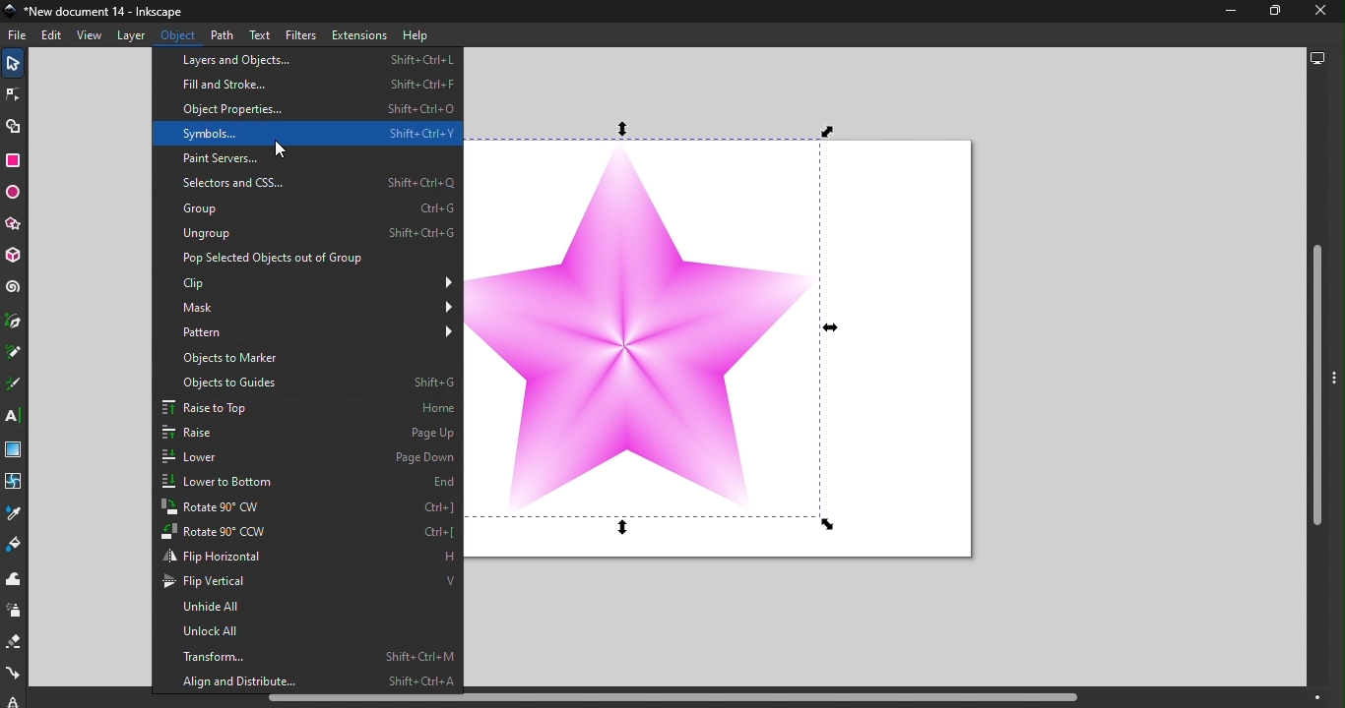 This screenshot has height=708, width=1345. What do you see at coordinates (680, 698) in the screenshot?
I see `Horizontal scroll bar` at bounding box center [680, 698].